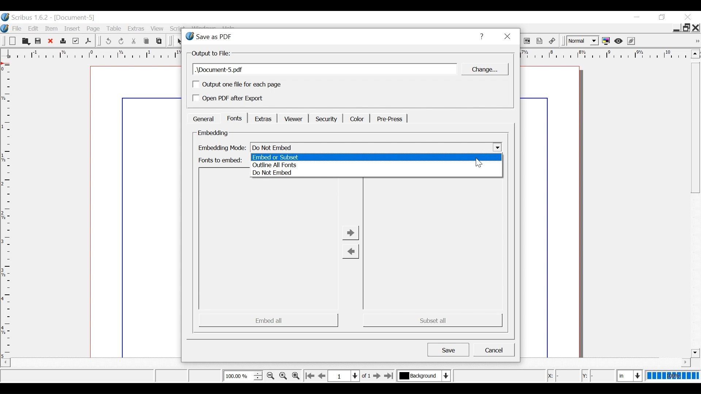  Describe the element at coordinates (557, 211) in the screenshot. I see `Document` at that location.